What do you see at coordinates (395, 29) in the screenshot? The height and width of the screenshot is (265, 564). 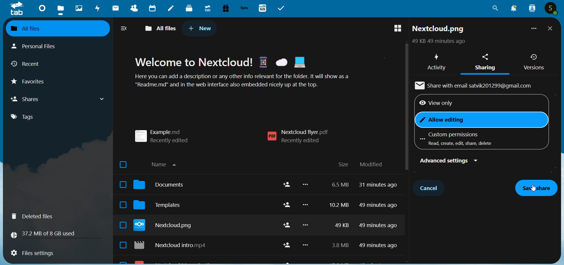 I see `view` at bounding box center [395, 29].